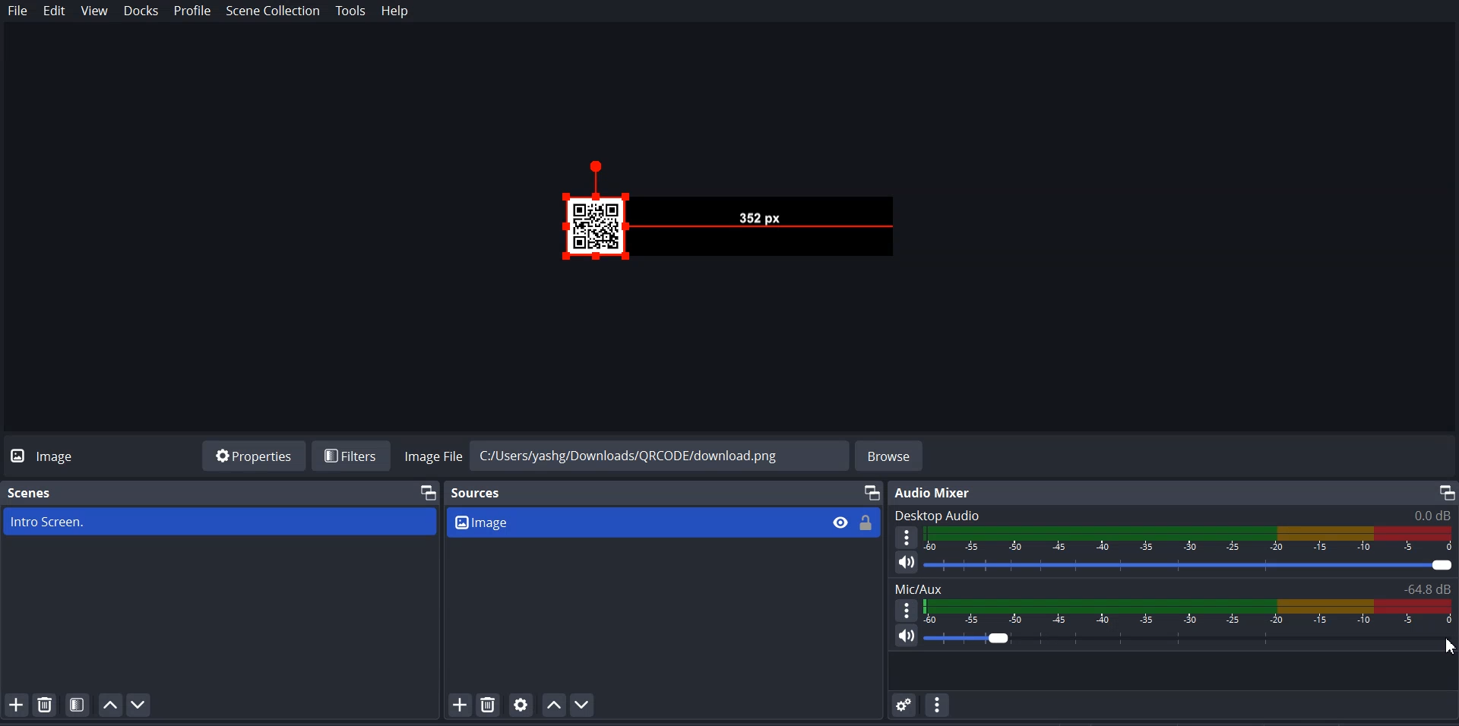 This screenshot has height=726, width=1459. What do you see at coordinates (1450, 645) in the screenshot?
I see `Cursor` at bounding box center [1450, 645].